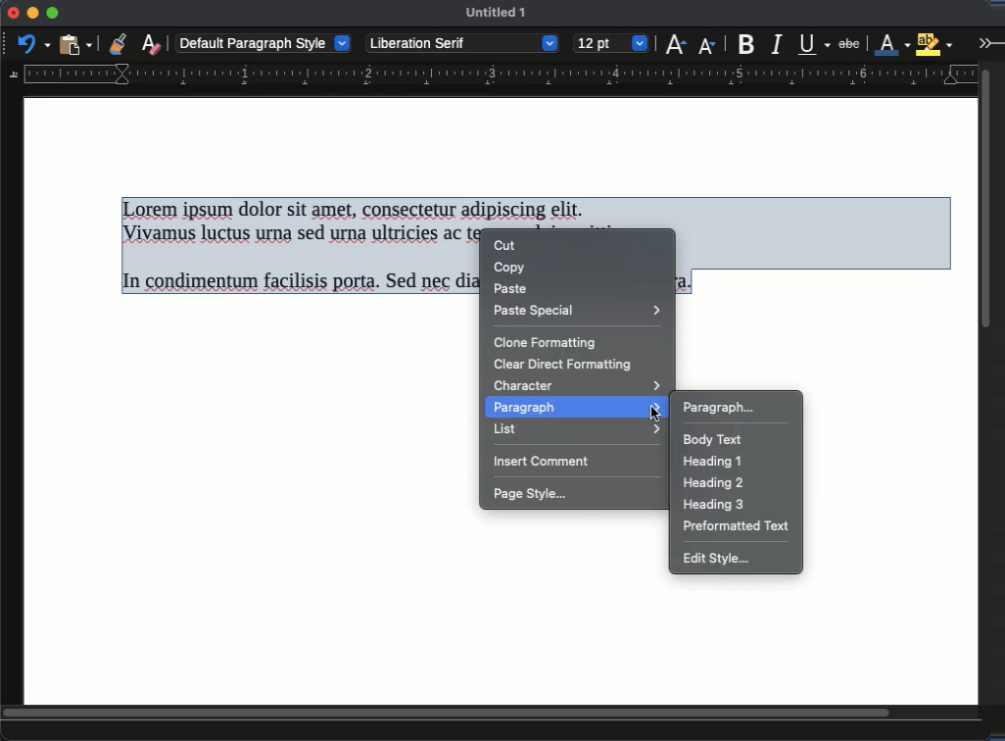  Describe the element at coordinates (299, 248) in the screenshot. I see `Here is the transcription of the text:  ---  Lorem ipsum dolor sit amet, consectetur adipiscing elit.   Vivamus luctus urna sed urna ultricies ac tempor dui sagittis.    In condimentum facilisis porta. Sed nec diam eu diam mattis viverra.` at that location.